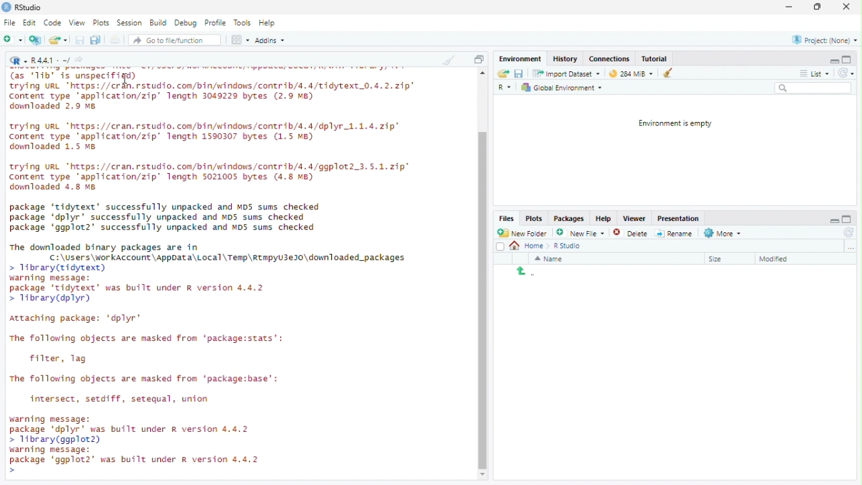  What do you see at coordinates (814, 72) in the screenshot?
I see `List` at bounding box center [814, 72].